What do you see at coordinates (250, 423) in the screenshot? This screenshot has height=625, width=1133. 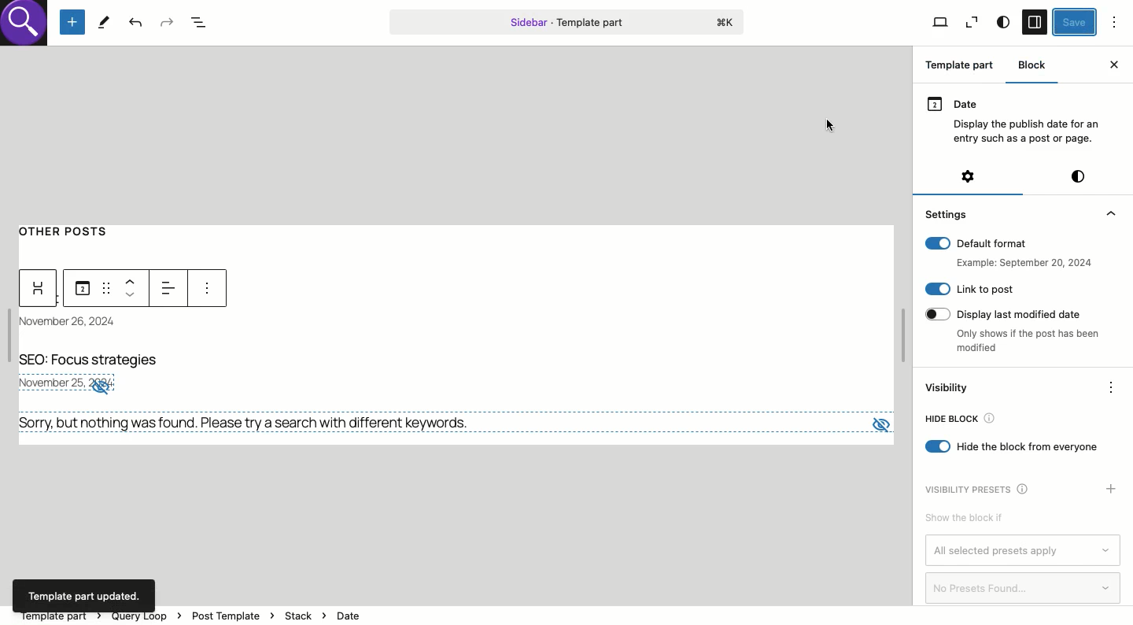 I see `No results` at bounding box center [250, 423].